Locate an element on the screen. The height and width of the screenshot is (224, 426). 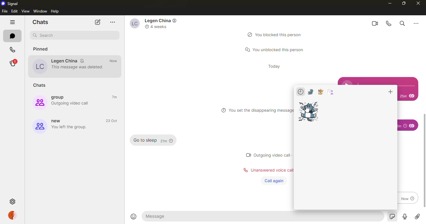
23 oct is located at coordinates (111, 120).